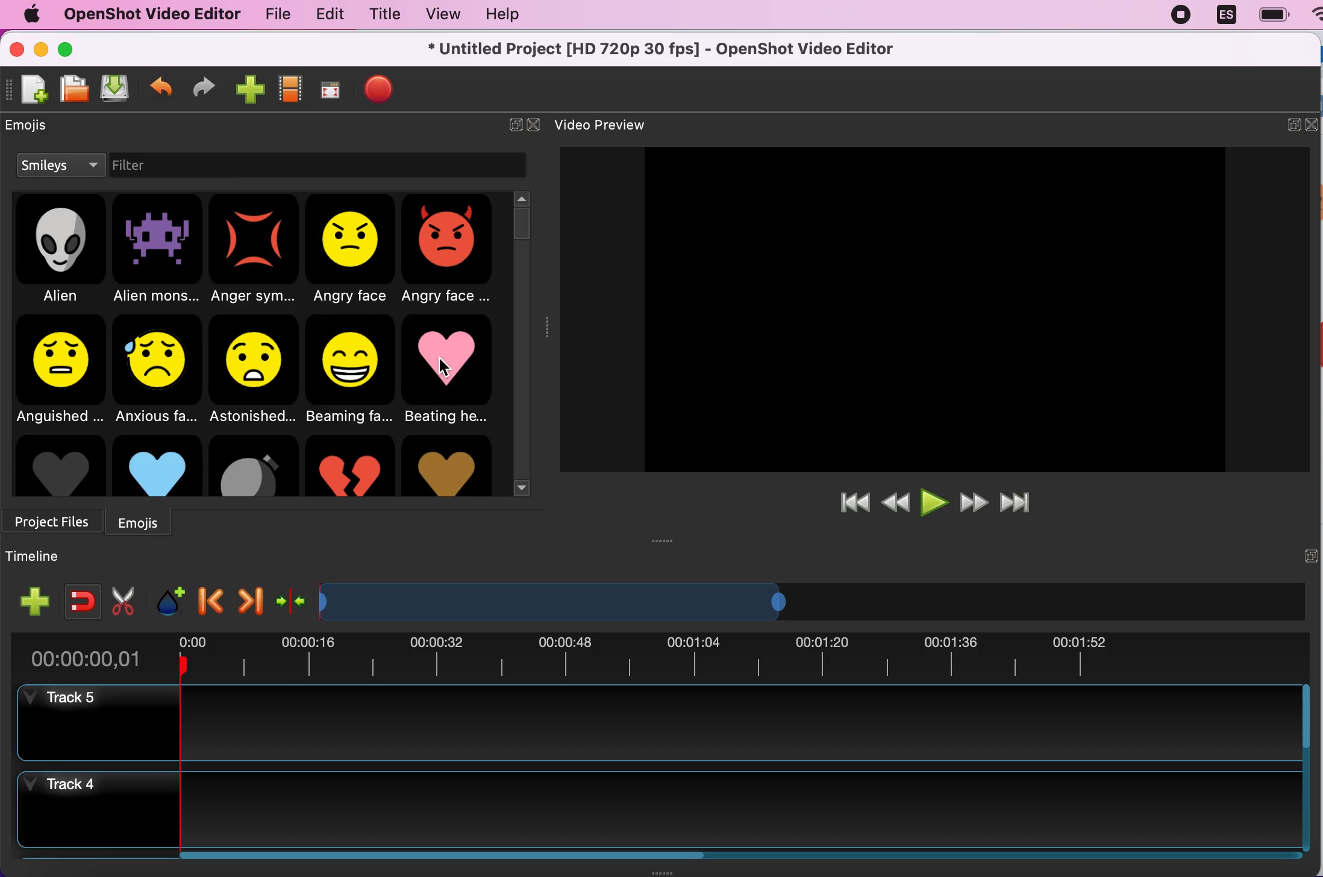 The image size is (1323, 877). Describe the element at coordinates (60, 166) in the screenshot. I see `smileys` at that location.